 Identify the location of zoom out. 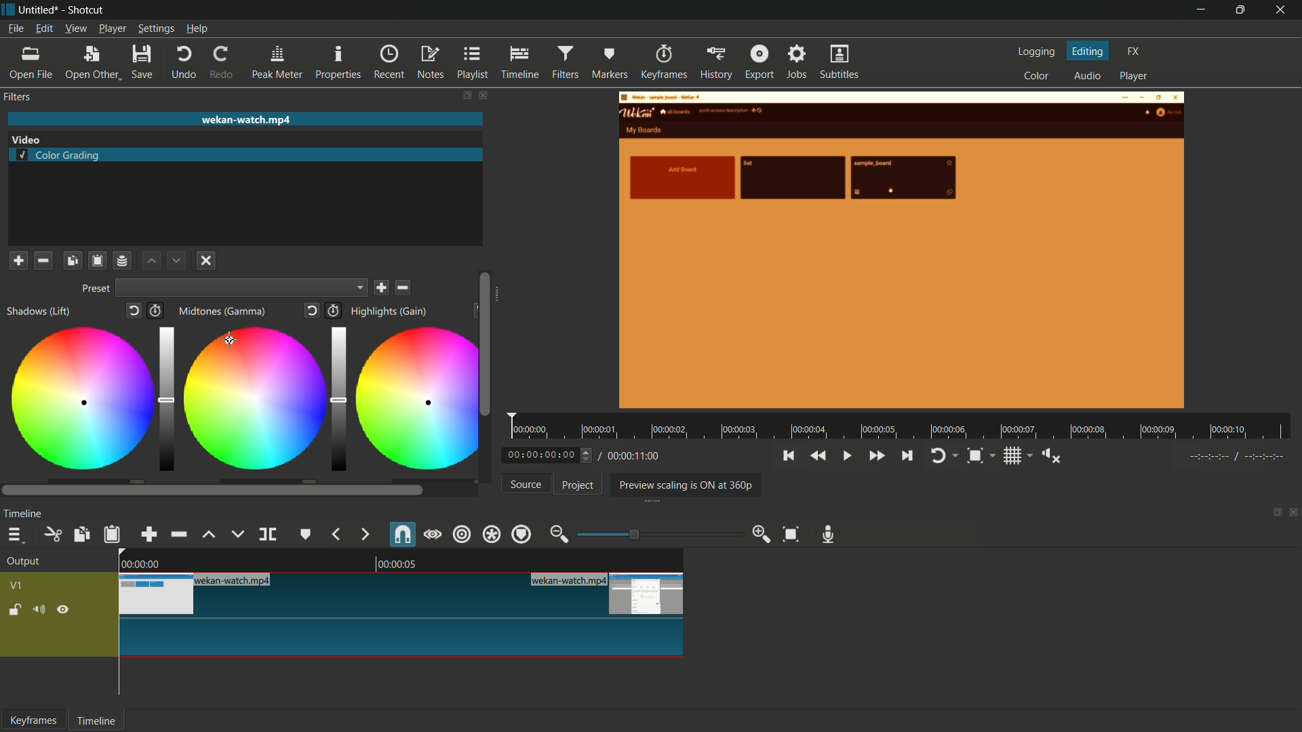
(558, 533).